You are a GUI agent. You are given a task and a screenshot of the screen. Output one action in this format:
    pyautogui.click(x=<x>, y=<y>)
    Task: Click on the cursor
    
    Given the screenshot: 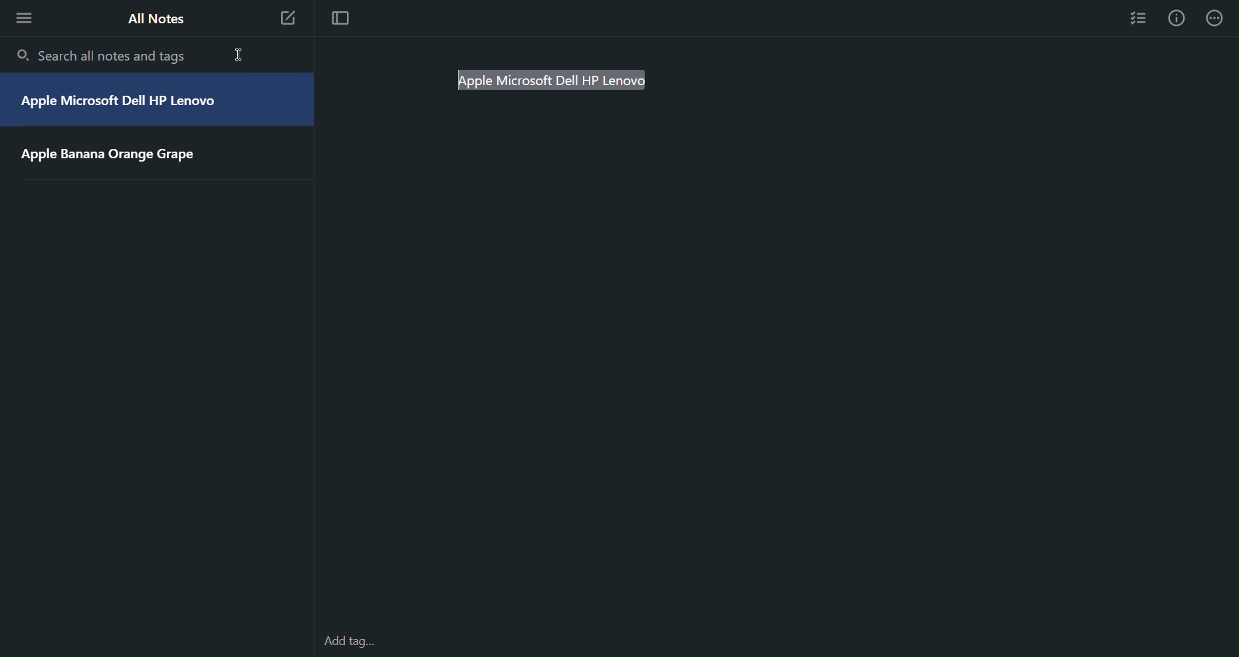 What is the action you would take?
    pyautogui.click(x=243, y=54)
    